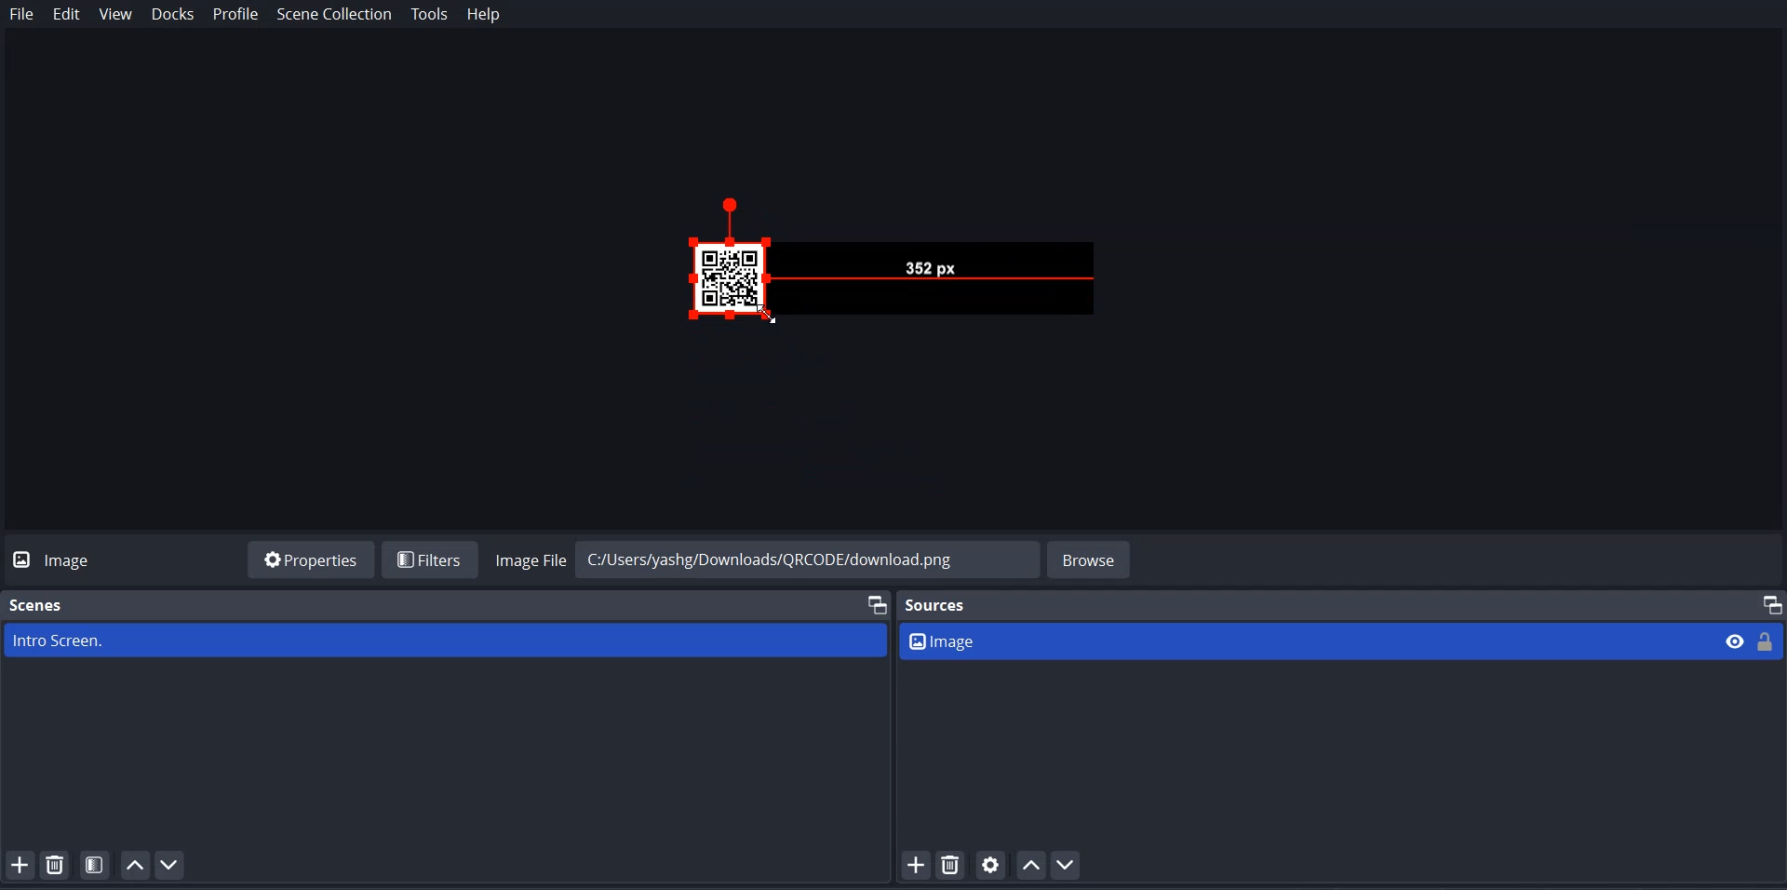 This screenshot has height=890, width=1787. I want to click on Move Source Up, so click(1032, 864).